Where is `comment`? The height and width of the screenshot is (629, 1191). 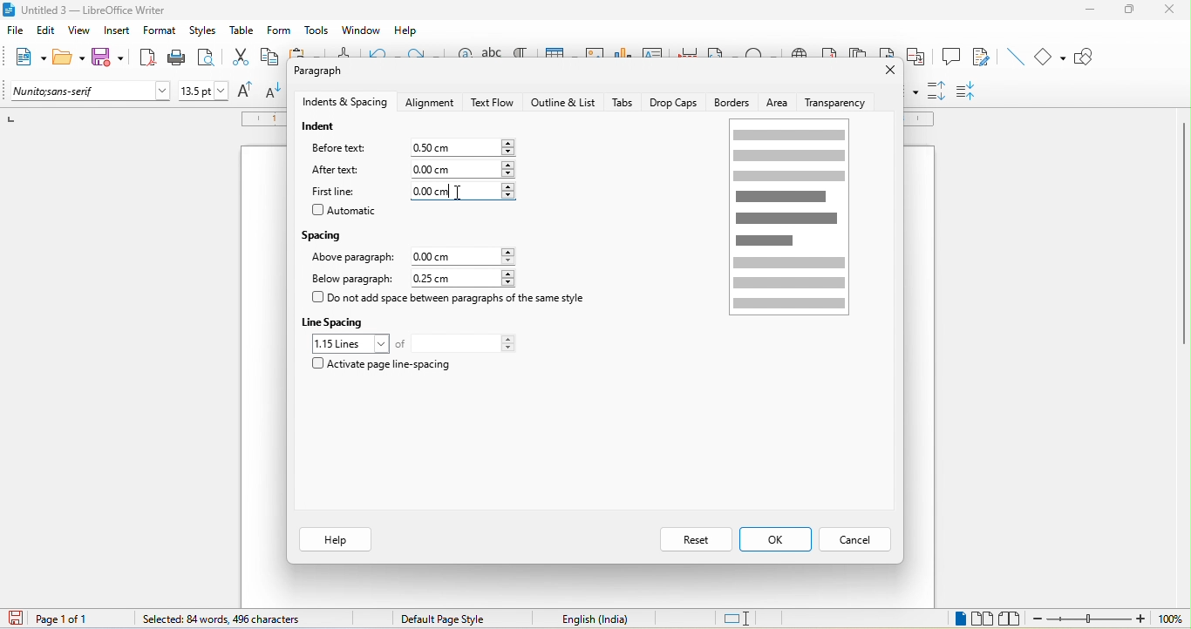 comment is located at coordinates (951, 55).